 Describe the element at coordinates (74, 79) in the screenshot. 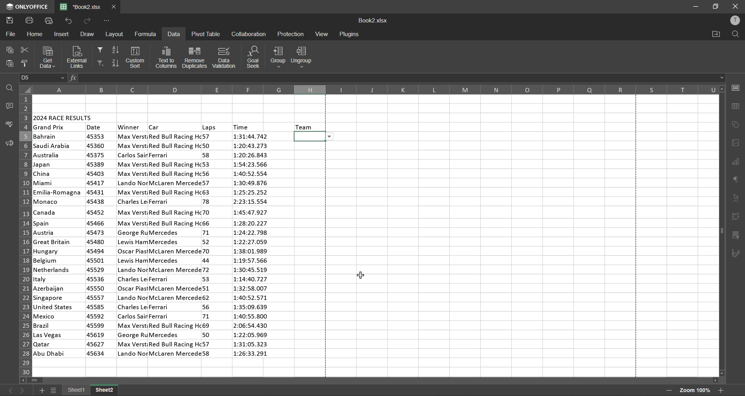

I see `fx` at that location.